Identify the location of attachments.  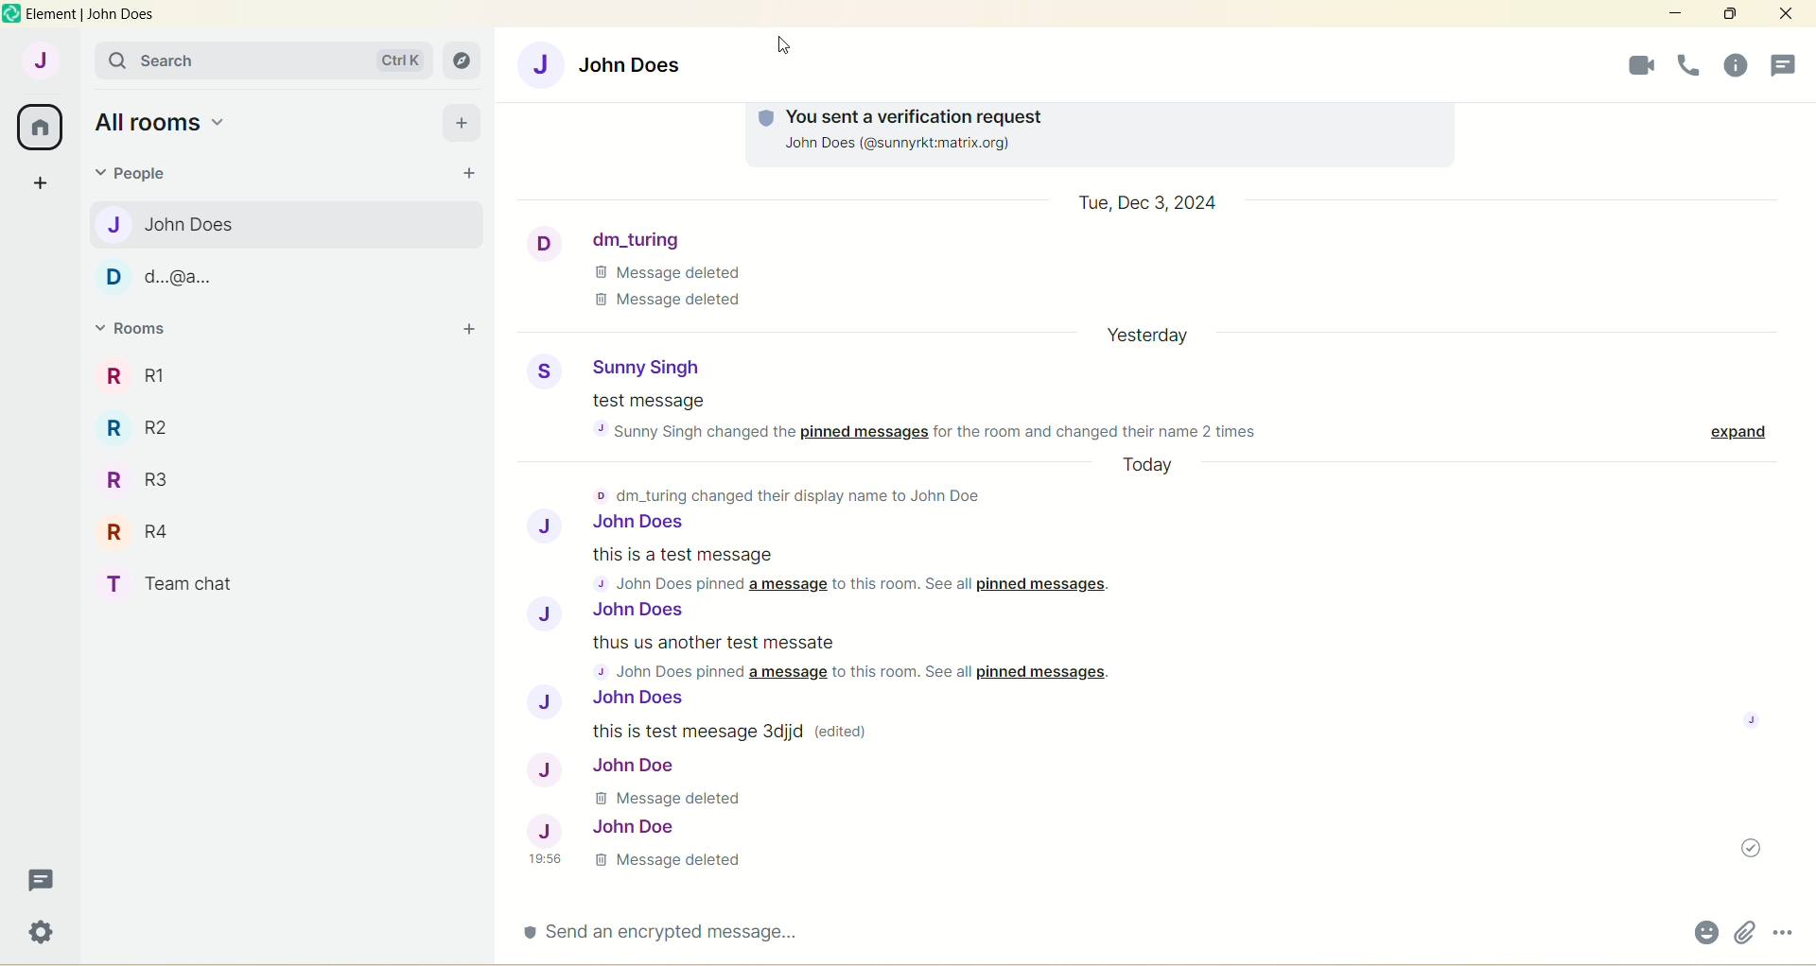
(1743, 930).